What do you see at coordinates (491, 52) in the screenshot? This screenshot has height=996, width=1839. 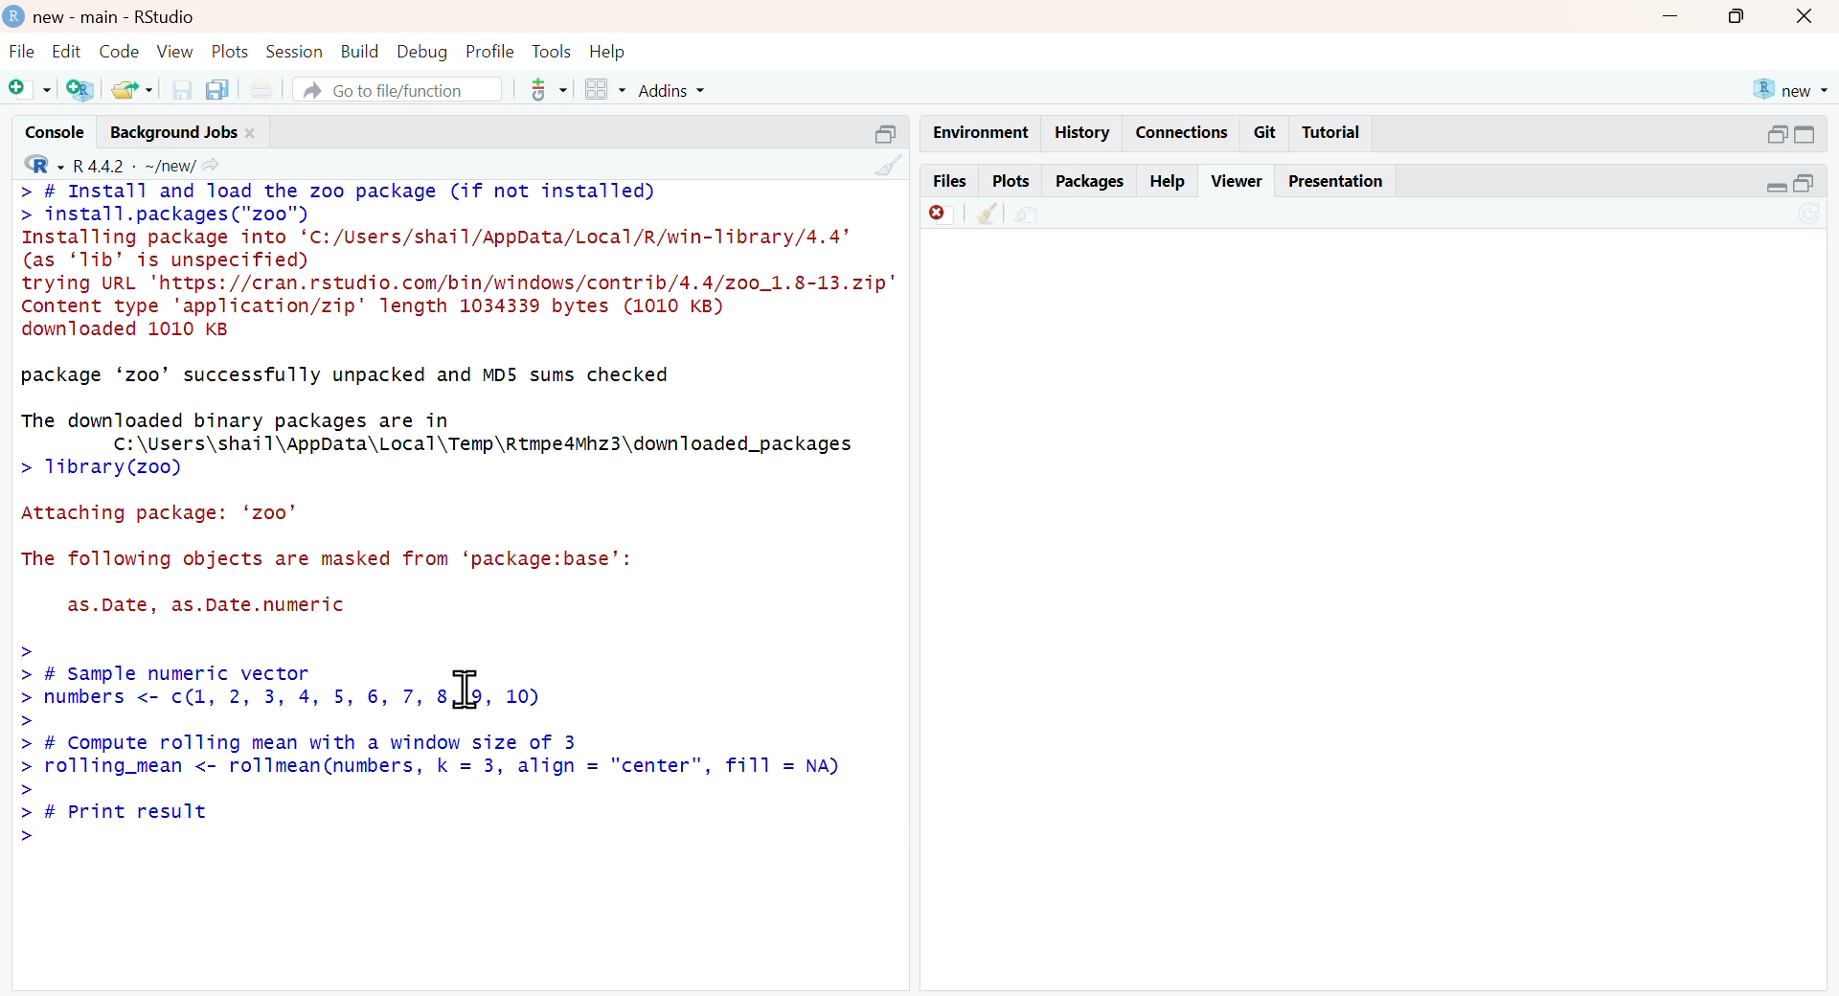 I see `profile` at bounding box center [491, 52].